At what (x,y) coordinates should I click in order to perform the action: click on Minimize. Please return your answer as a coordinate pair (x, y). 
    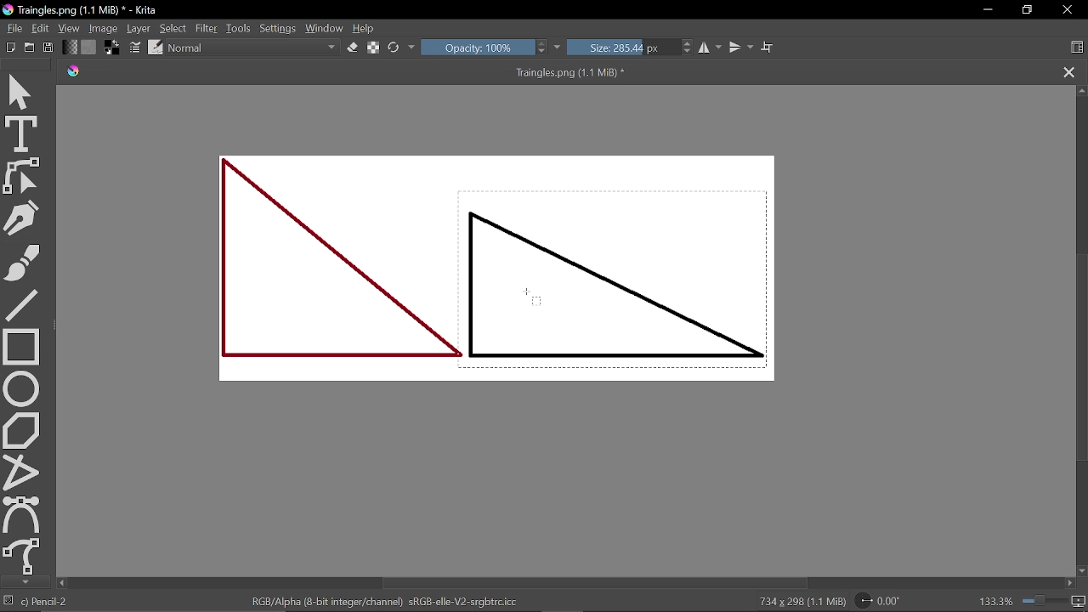
    Looking at the image, I should click on (983, 11).